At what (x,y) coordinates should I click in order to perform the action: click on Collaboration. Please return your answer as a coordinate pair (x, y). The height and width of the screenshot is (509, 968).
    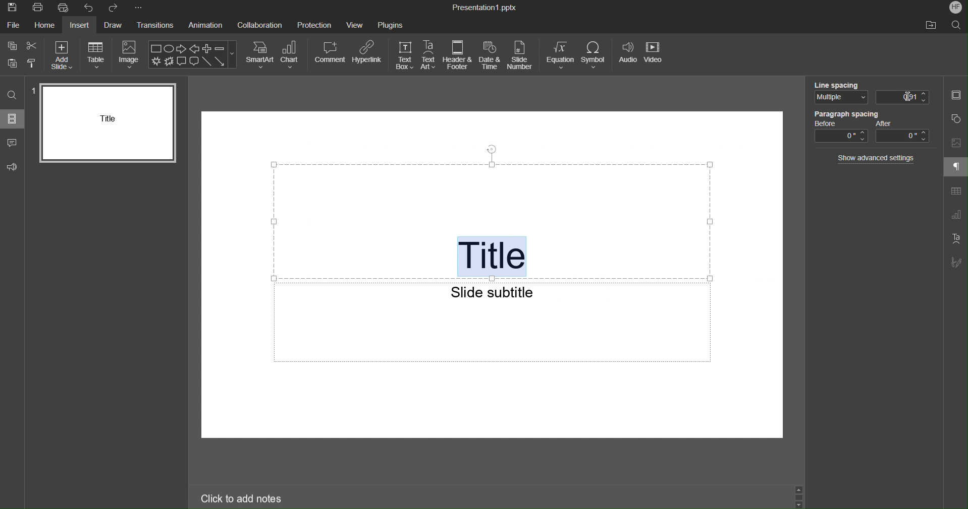
    Looking at the image, I should click on (262, 27).